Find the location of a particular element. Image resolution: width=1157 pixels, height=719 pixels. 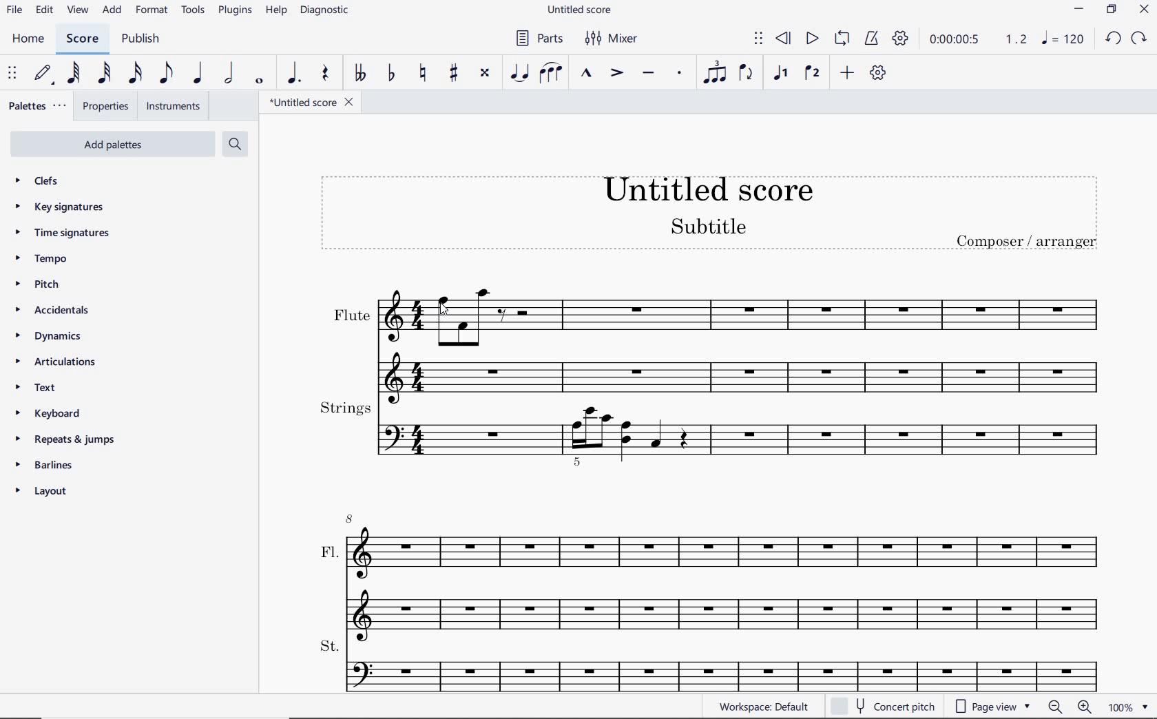

view is located at coordinates (76, 11).